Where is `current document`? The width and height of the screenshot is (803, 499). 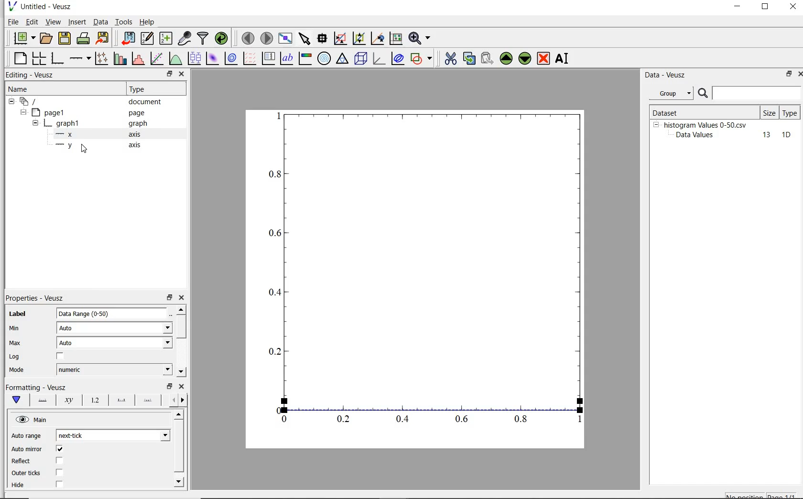
current document is located at coordinates (30, 102).